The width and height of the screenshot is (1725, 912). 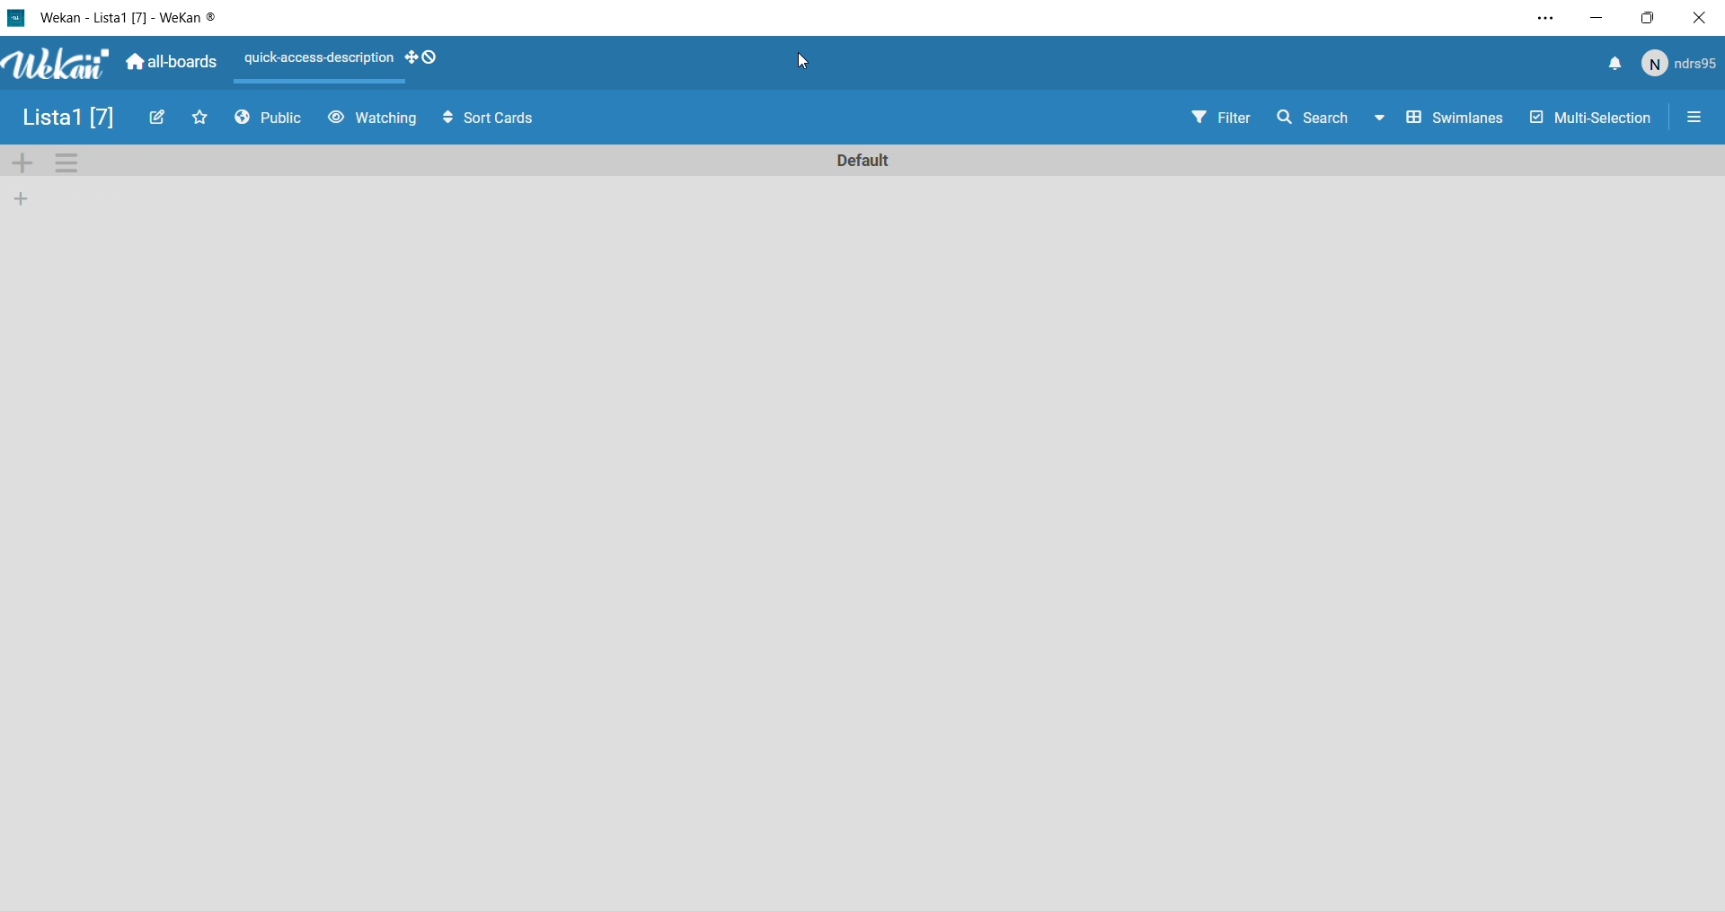 What do you see at coordinates (374, 118) in the screenshot?
I see `Watching` at bounding box center [374, 118].